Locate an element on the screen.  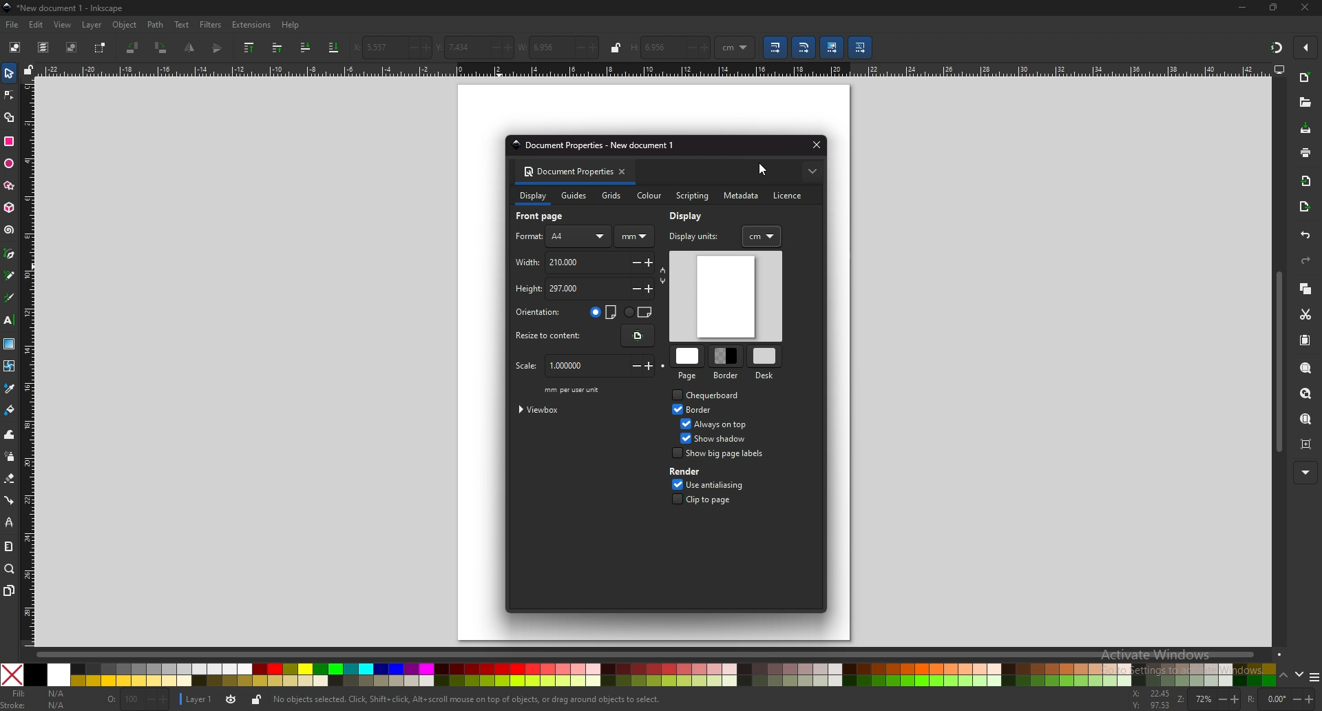
text is located at coordinates (10, 319).